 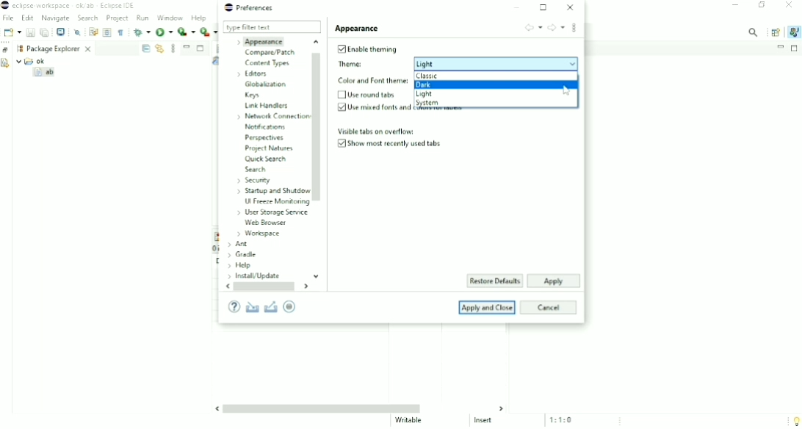 I want to click on Run, so click(x=164, y=33).